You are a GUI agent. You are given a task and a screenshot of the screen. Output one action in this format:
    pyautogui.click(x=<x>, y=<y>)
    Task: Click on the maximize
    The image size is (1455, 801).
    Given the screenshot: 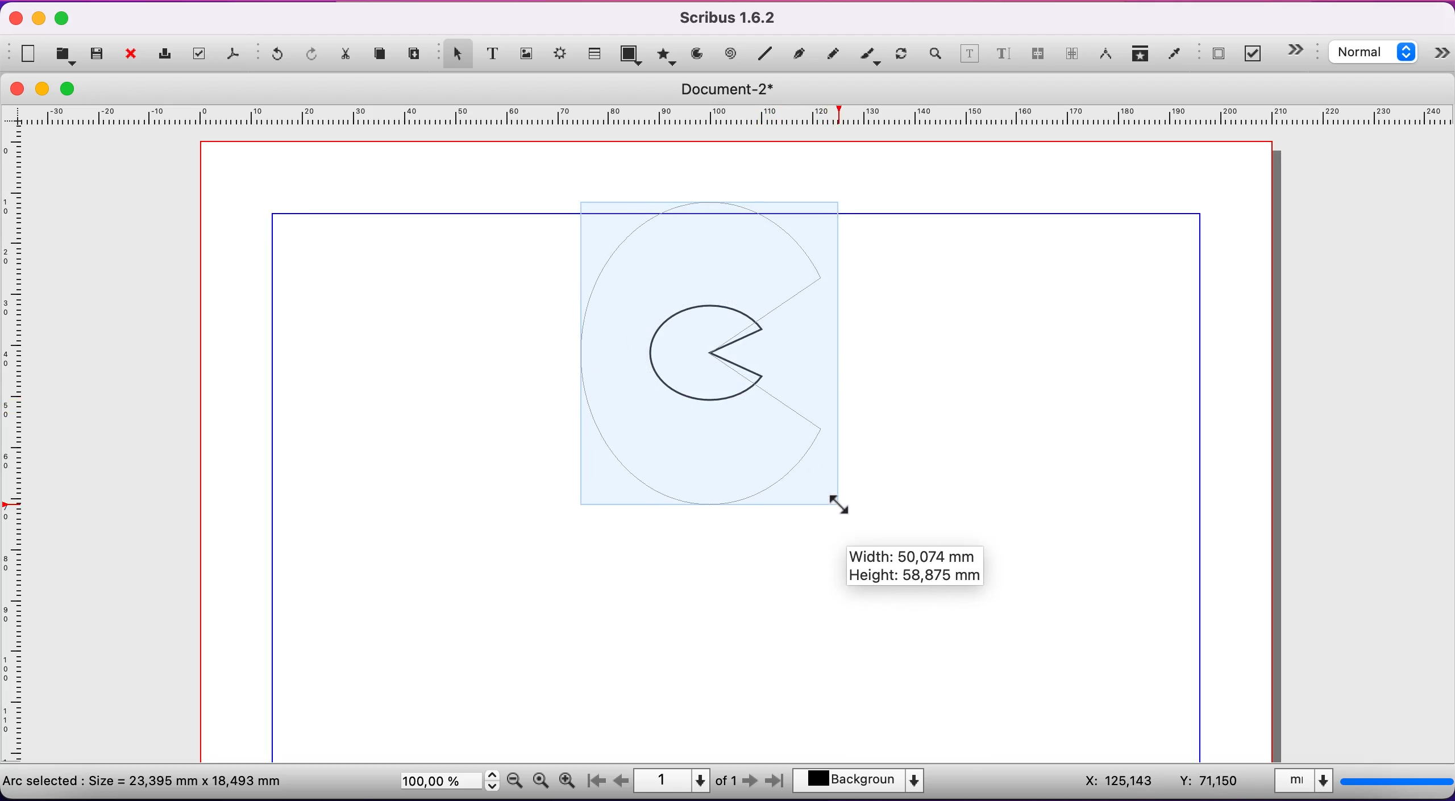 What is the action you would take?
    pyautogui.click(x=74, y=88)
    